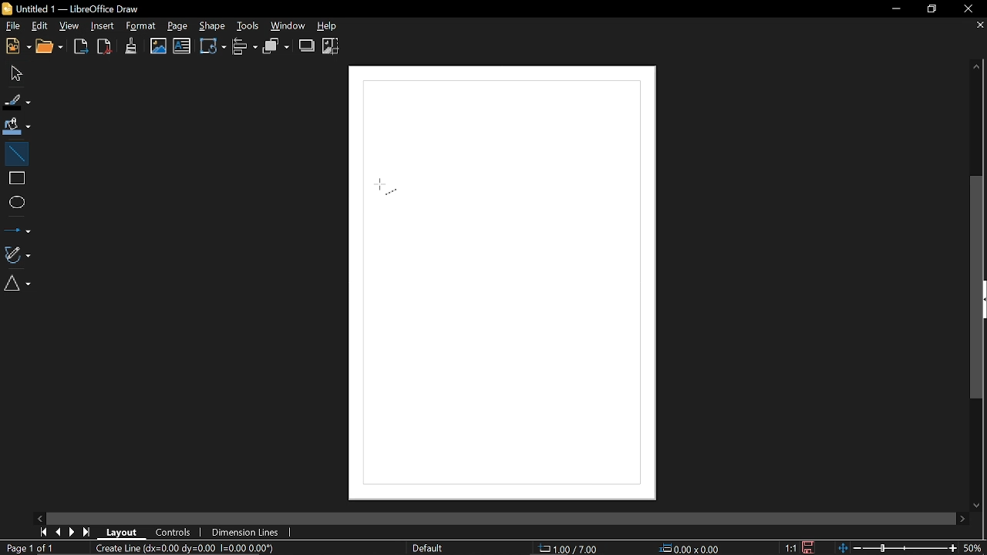 The image size is (987, 555). What do you see at coordinates (43, 531) in the screenshot?
I see `First page` at bounding box center [43, 531].